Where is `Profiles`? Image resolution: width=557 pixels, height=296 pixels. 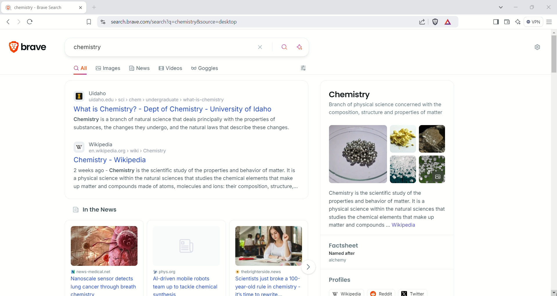 Profiles is located at coordinates (343, 281).